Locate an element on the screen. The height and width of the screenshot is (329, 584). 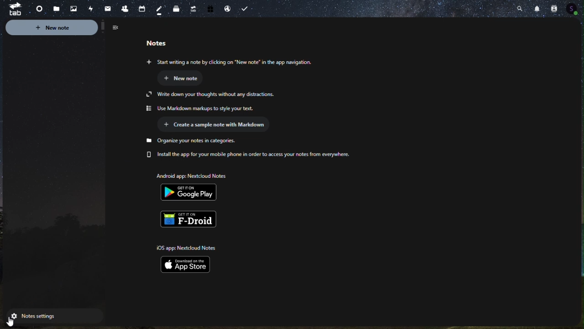
Contact is located at coordinates (554, 7).